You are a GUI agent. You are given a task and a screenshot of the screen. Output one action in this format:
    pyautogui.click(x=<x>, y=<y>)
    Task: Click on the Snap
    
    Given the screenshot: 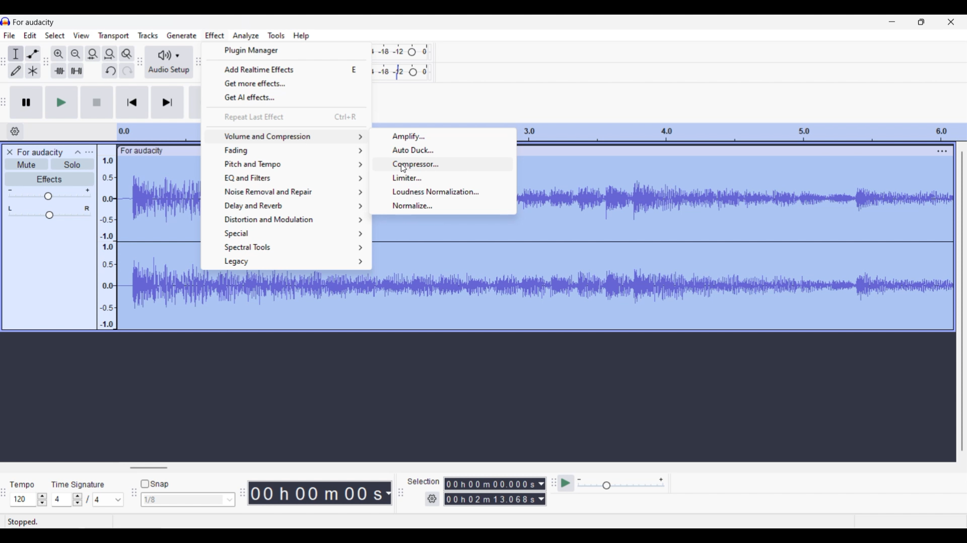 What is the action you would take?
    pyautogui.click(x=155, y=484)
    